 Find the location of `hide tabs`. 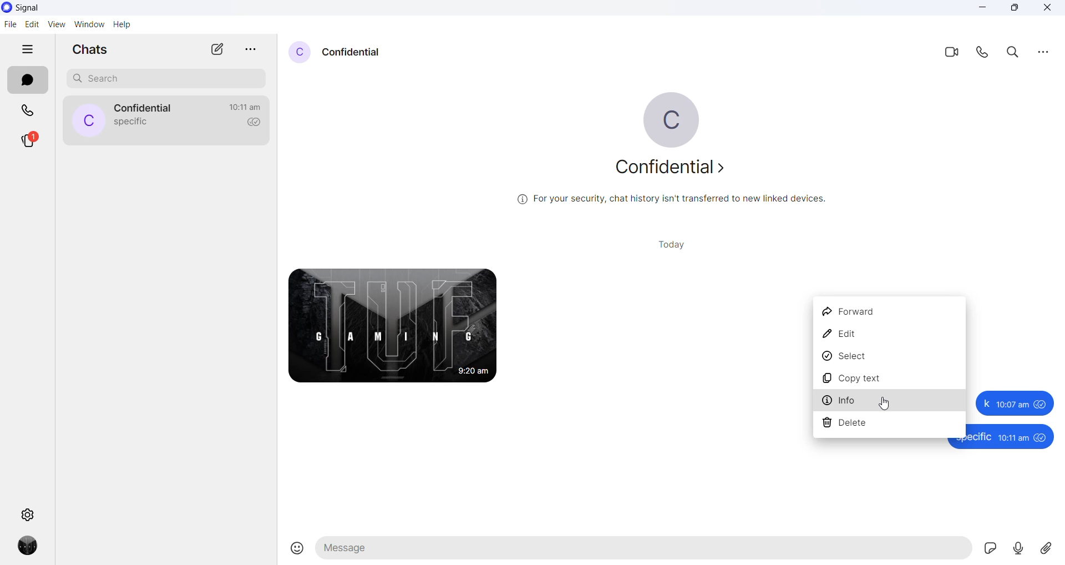

hide tabs is located at coordinates (27, 50).